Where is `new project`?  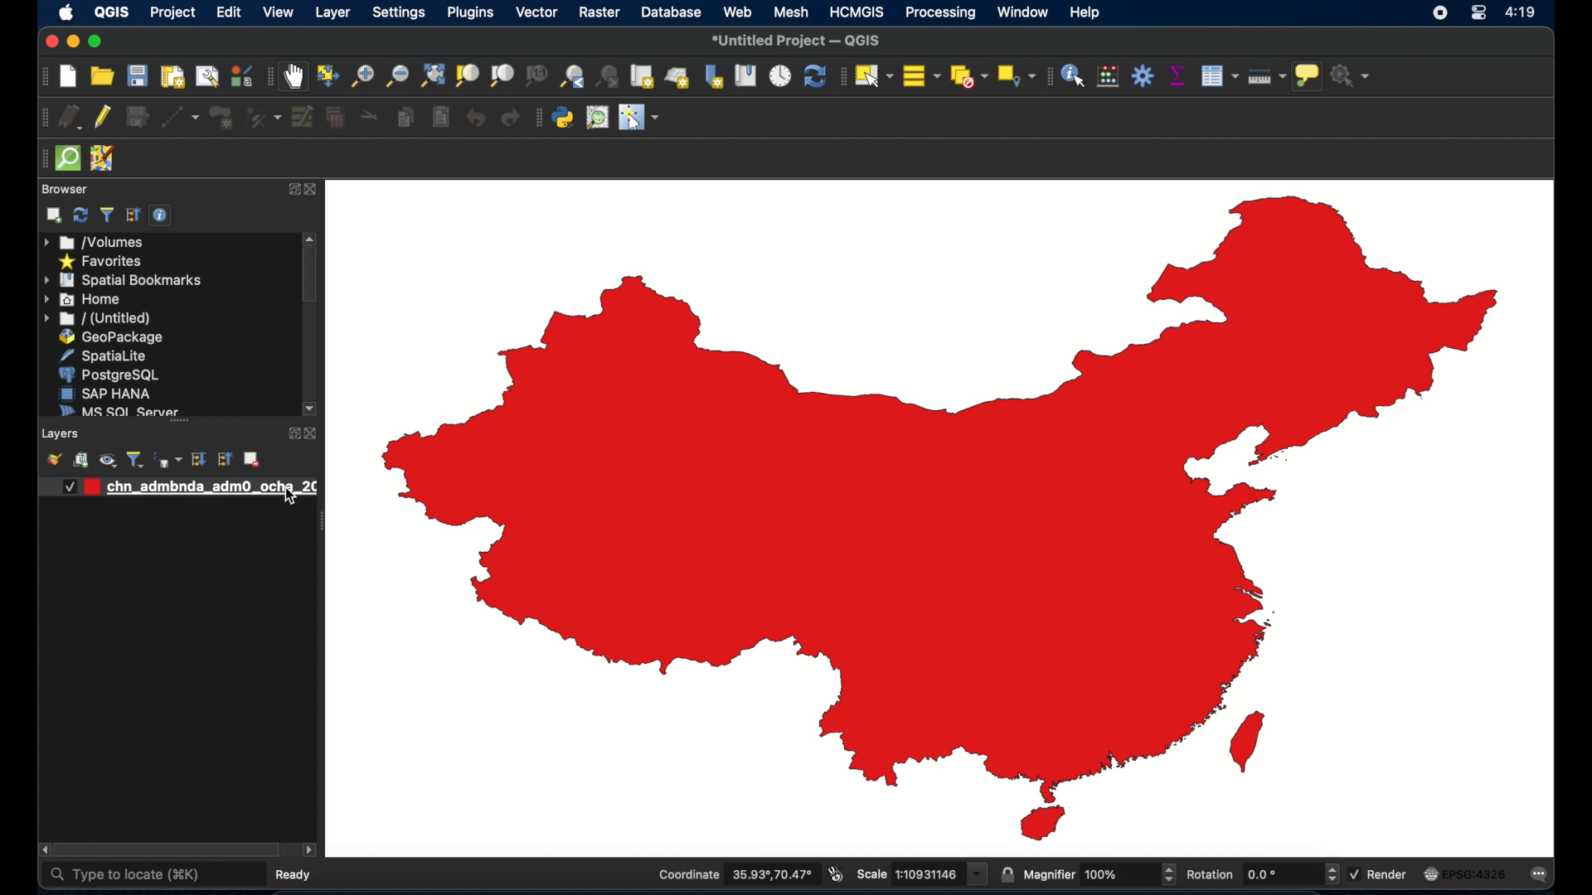
new project is located at coordinates (69, 76).